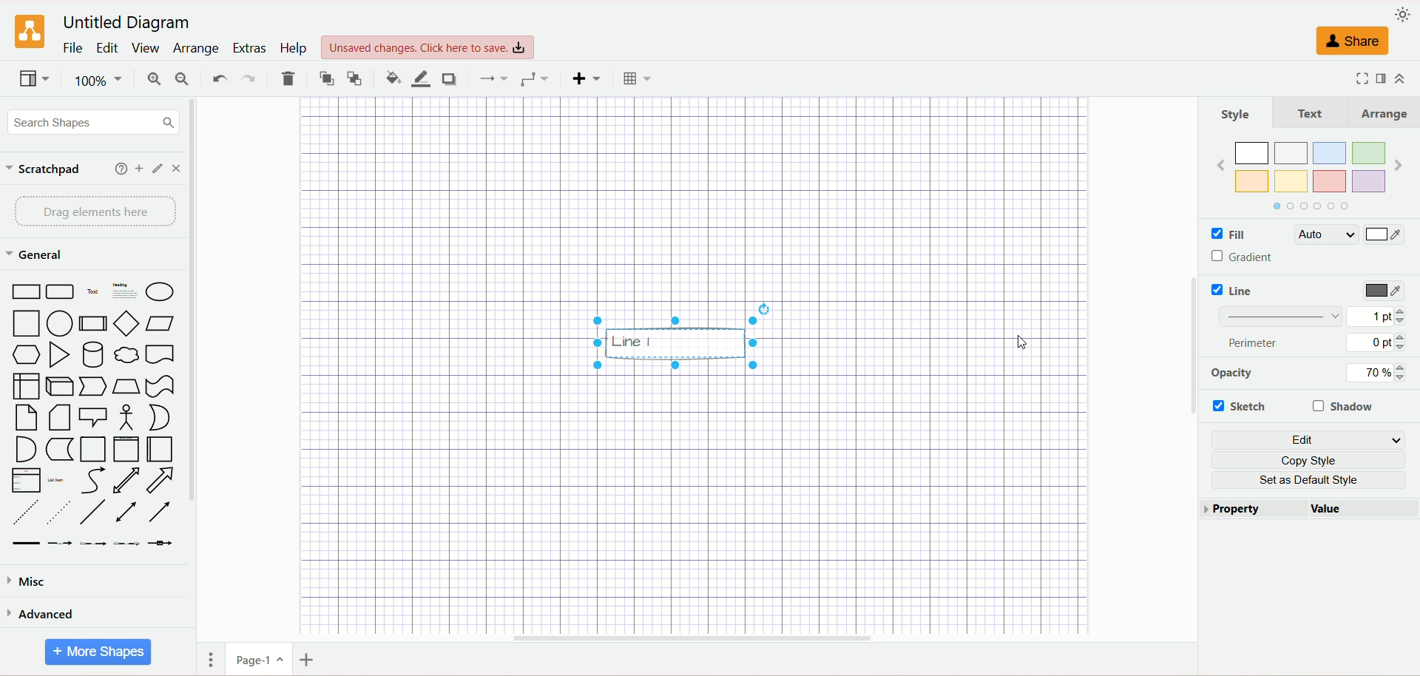  What do you see at coordinates (89, 121) in the screenshot?
I see `search shapes` at bounding box center [89, 121].